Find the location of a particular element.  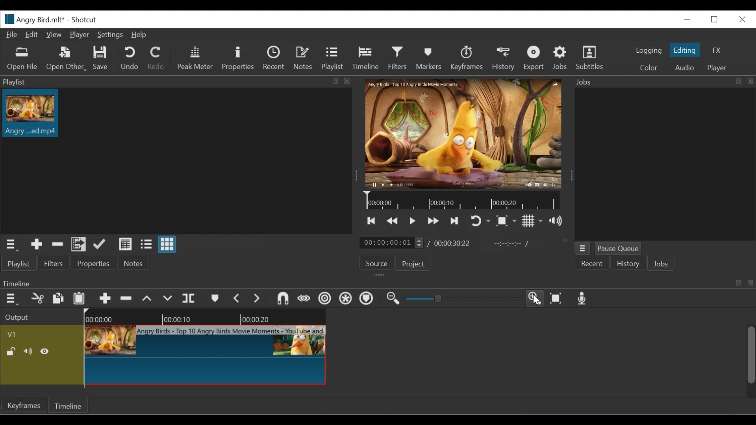

Project is located at coordinates (414, 264).